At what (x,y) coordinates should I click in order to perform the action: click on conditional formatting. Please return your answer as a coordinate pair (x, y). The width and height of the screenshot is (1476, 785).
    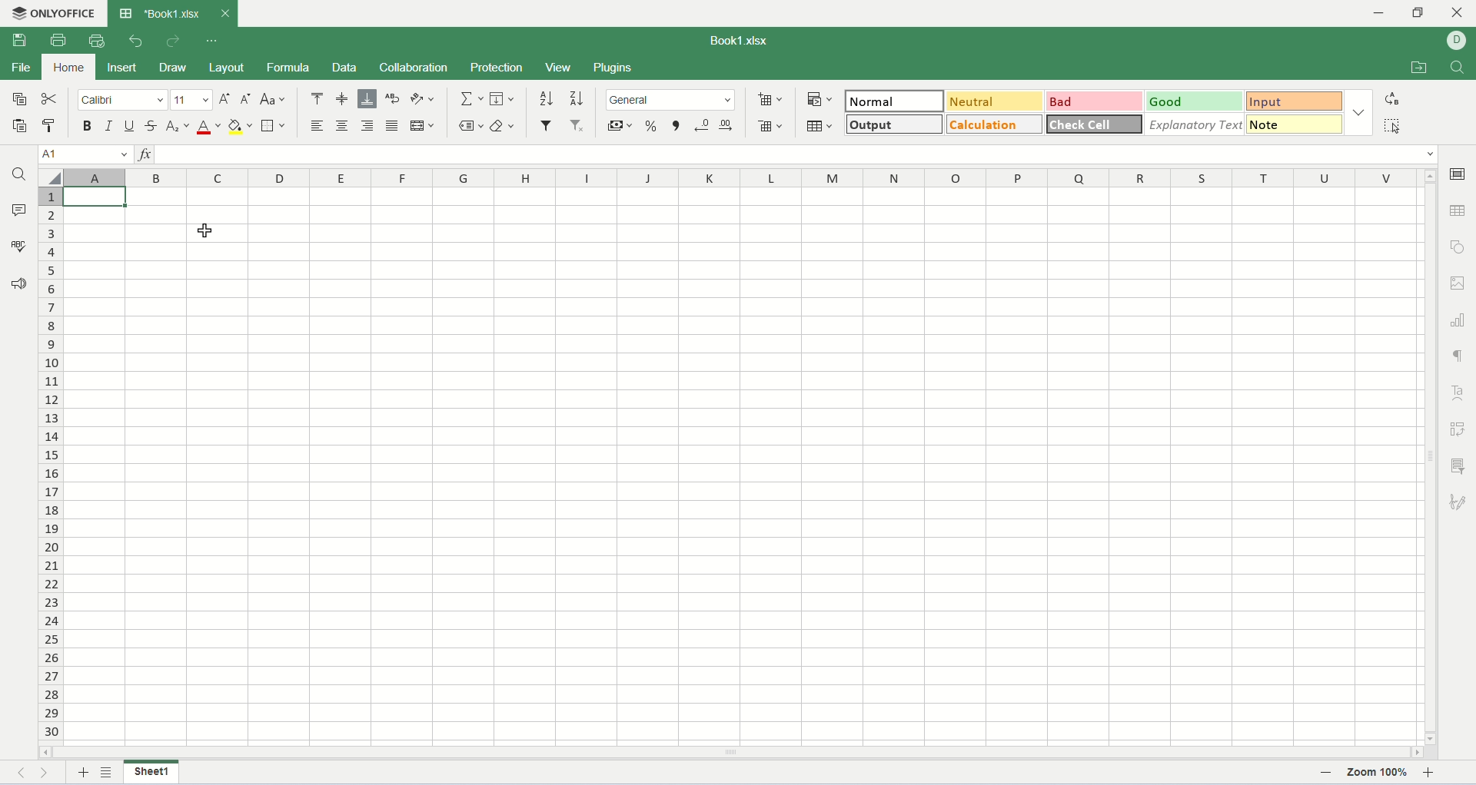
    Looking at the image, I should click on (821, 100).